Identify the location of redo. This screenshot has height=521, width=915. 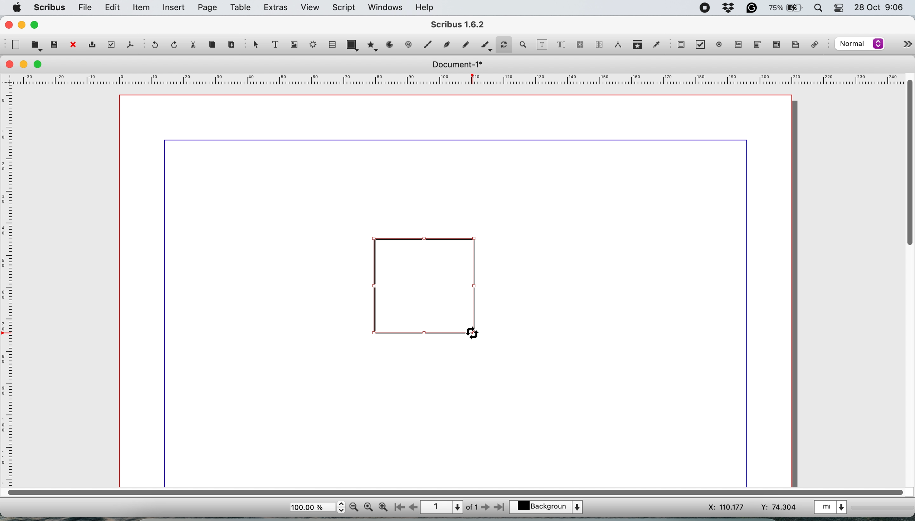
(175, 44).